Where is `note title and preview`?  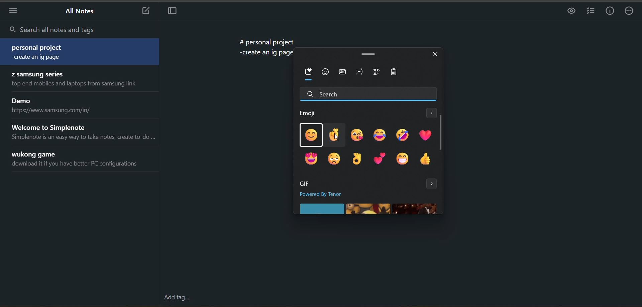 note title and preview is located at coordinates (83, 132).